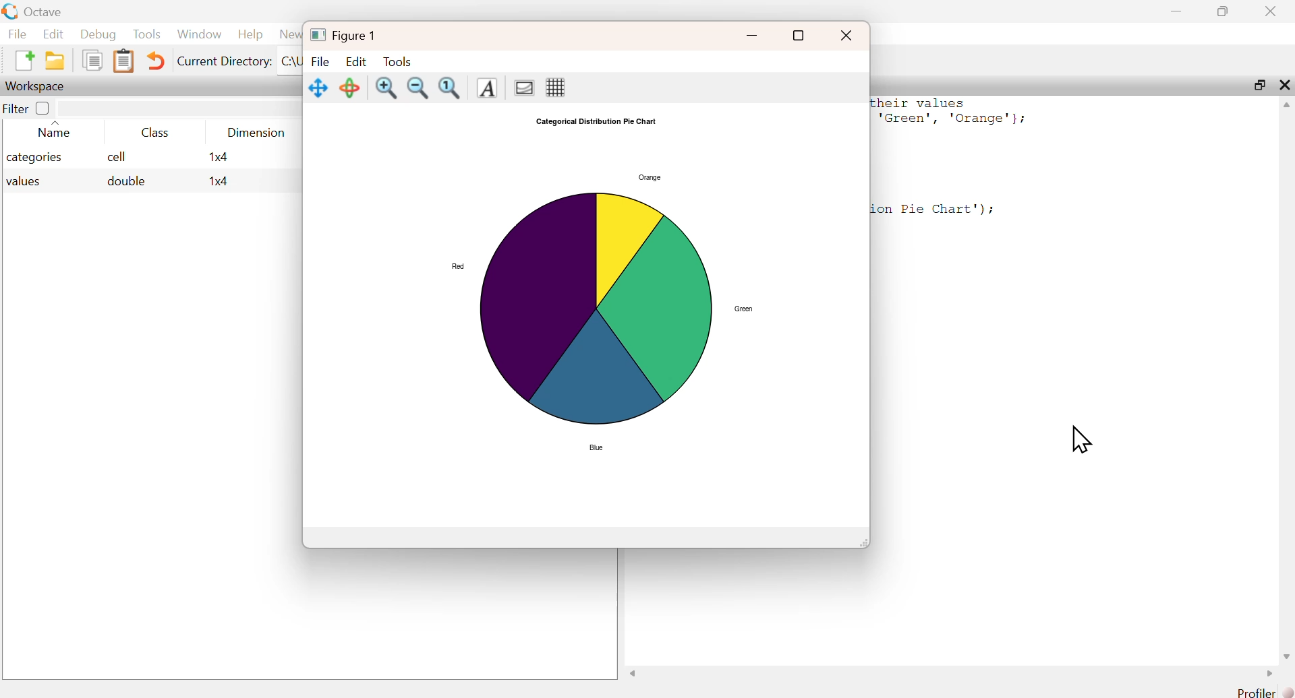 Image resolution: width=1295 pixels, height=698 pixels. Describe the element at coordinates (1261, 691) in the screenshot. I see `Profiler` at that location.